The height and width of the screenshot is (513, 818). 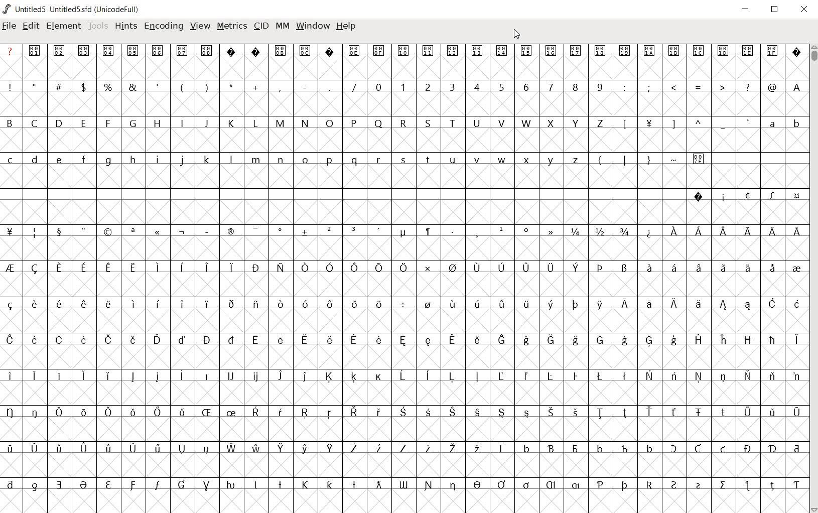 I want to click on I, so click(x=182, y=123).